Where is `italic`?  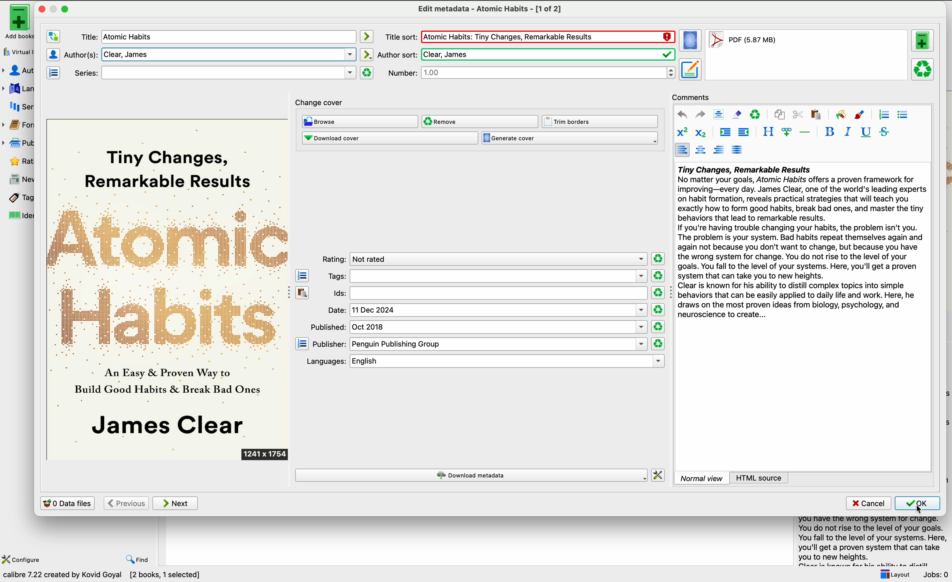
italic is located at coordinates (848, 132).